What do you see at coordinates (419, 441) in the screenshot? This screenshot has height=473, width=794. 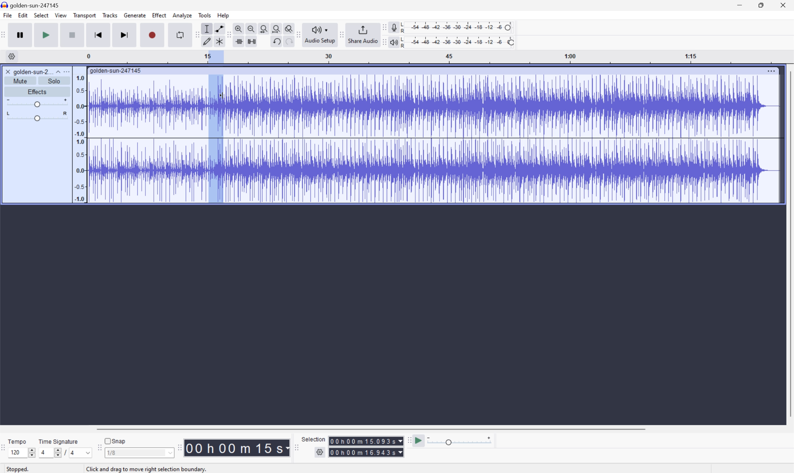 I see `Play st speed` at bounding box center [419, 441].